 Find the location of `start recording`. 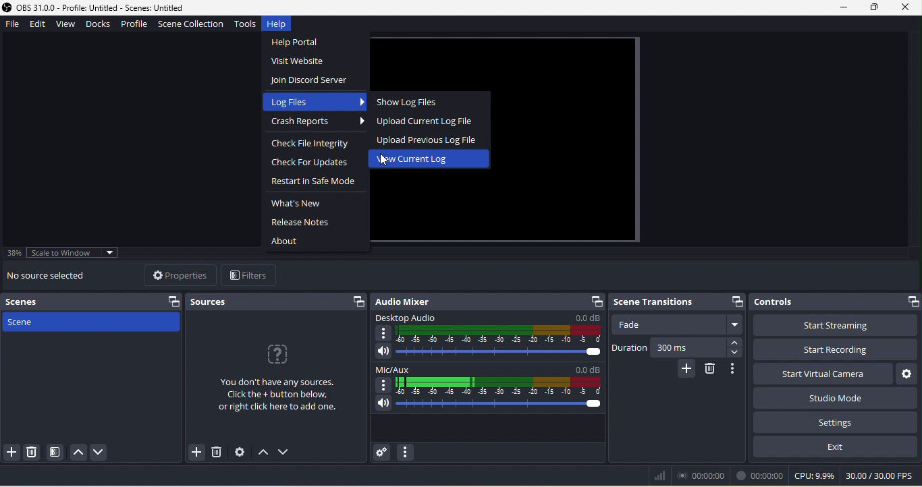

start recording is located at coordinates (837, 350).